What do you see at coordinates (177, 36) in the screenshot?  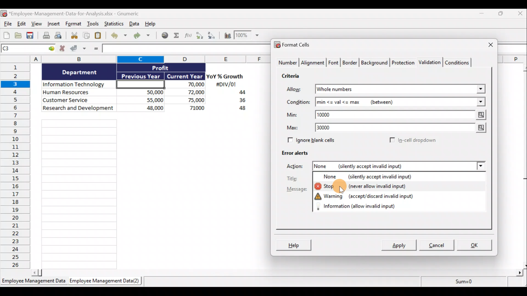 I see `Sum into the current cell` at bounding box center [177, 36].